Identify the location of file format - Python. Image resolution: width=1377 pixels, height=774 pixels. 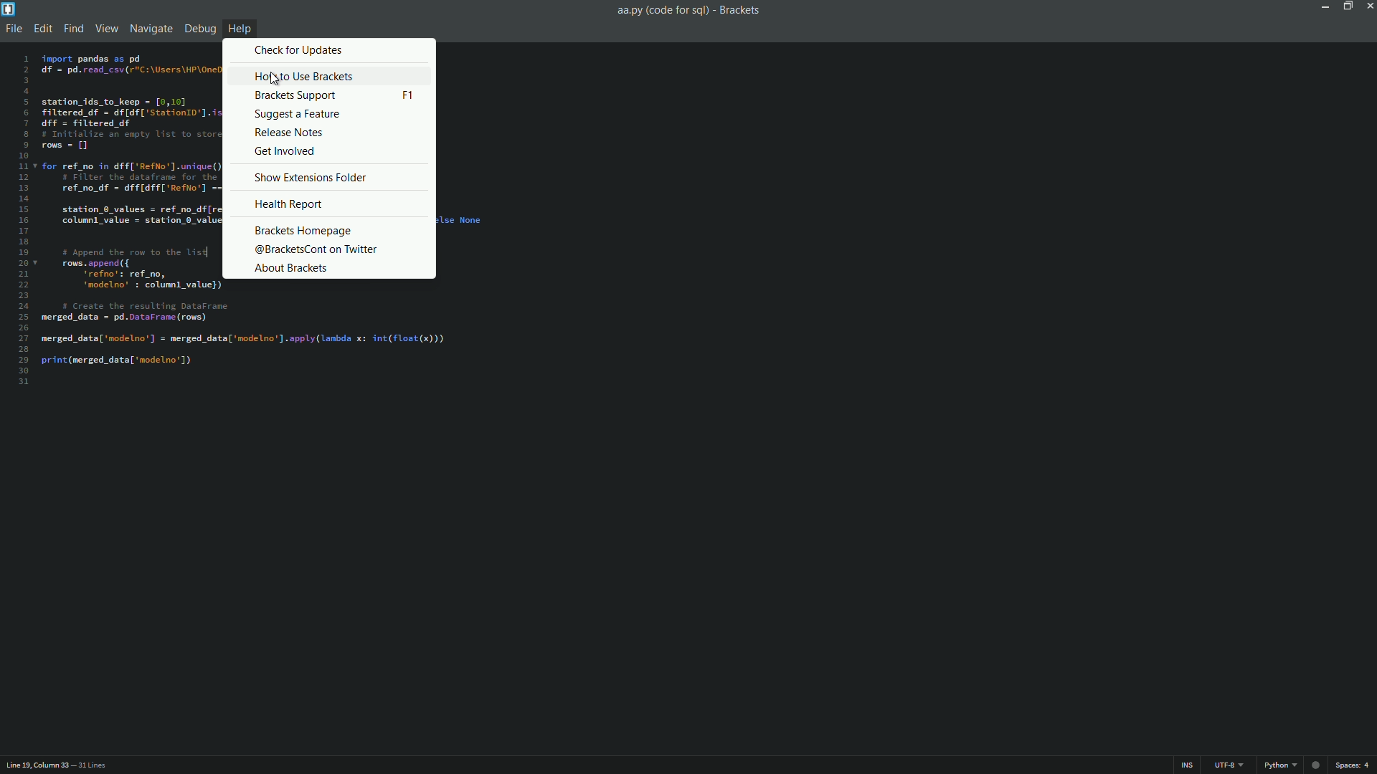
(1288, 763).